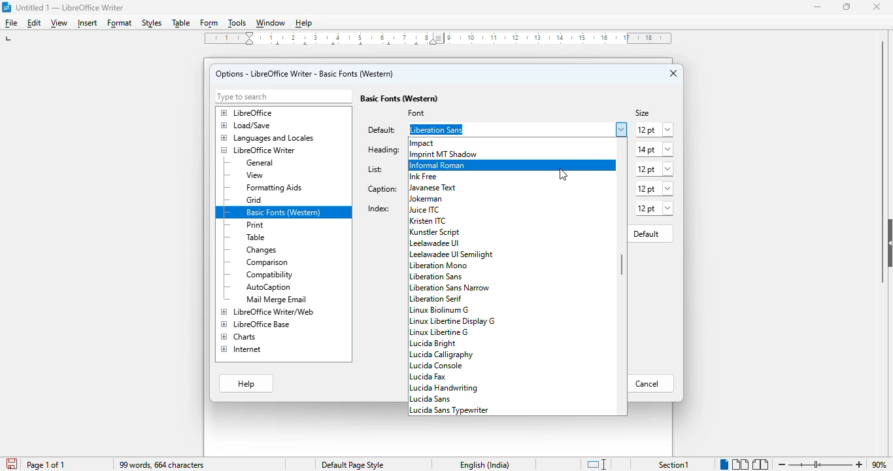 The width and height of the screenshot is (893, 471). What do you see at coordinates (7, 7) in the screenshot?
I see `logo` at bounding box center [7, 7].